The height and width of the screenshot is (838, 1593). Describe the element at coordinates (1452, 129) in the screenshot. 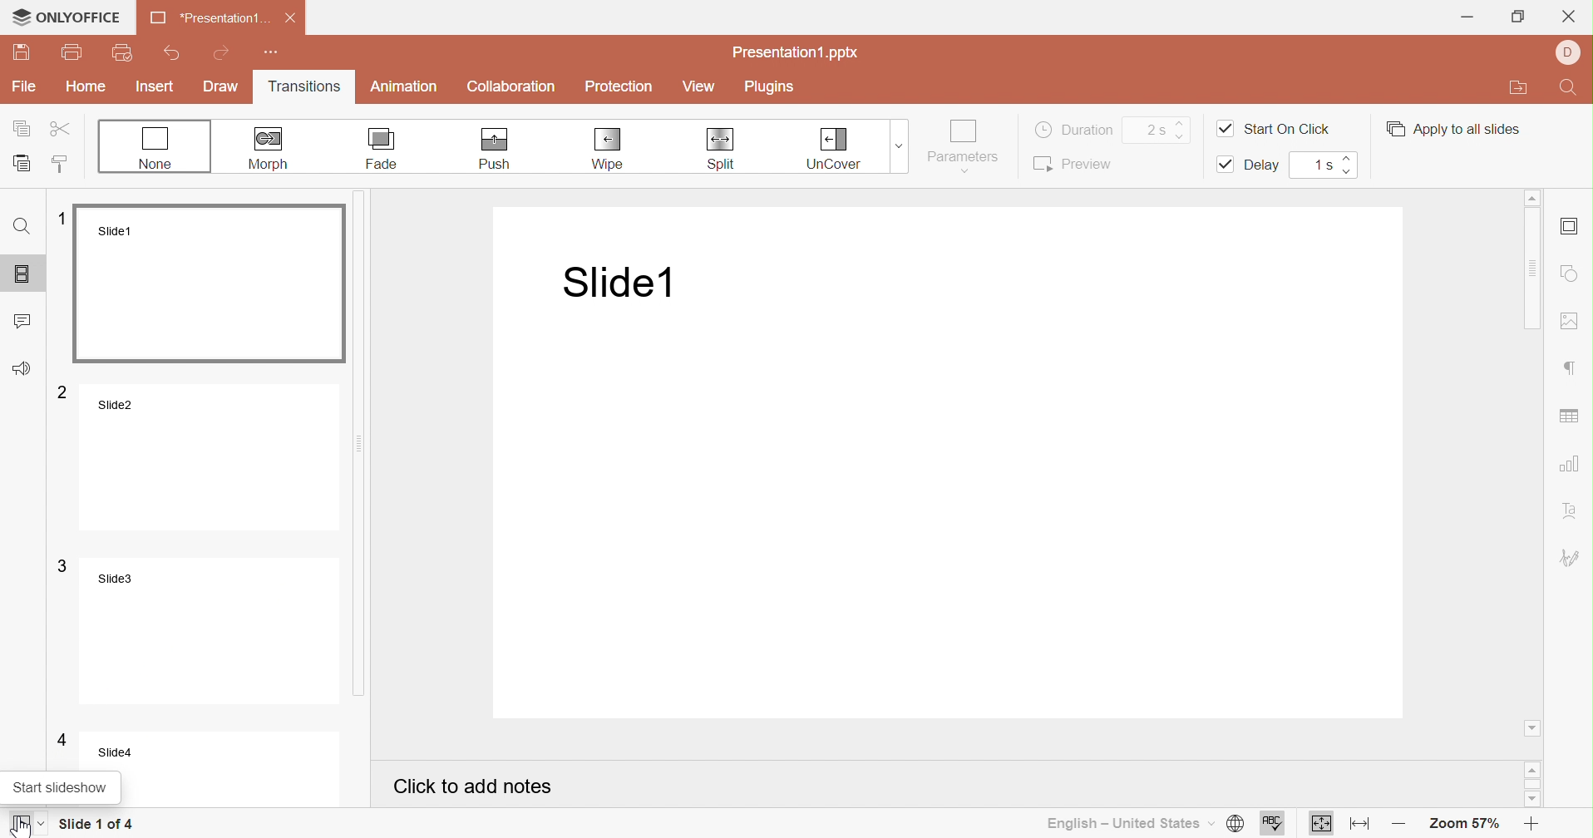

I see `Apply to all slides` at that location.